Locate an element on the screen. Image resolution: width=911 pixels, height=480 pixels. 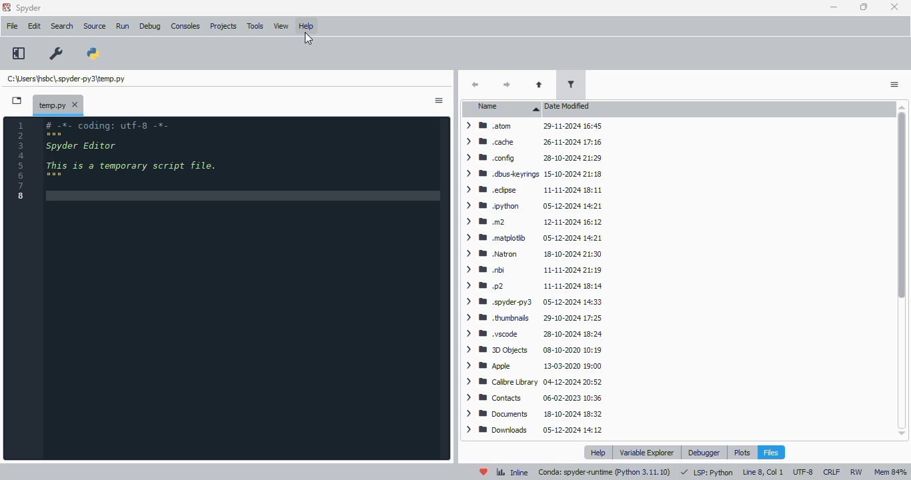
line numbers is located at coordinates (22, 161).